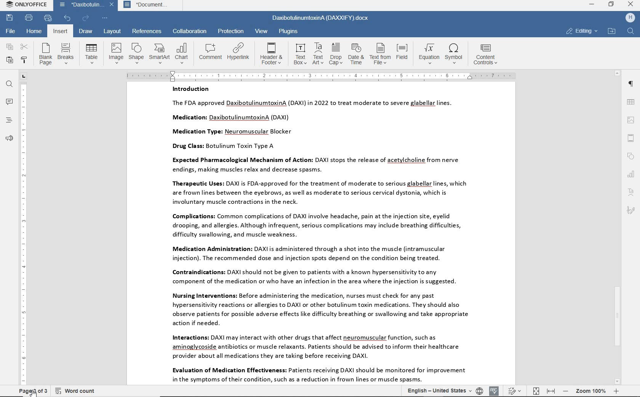 The width and height of the screenshot is (640, 397). What do you see at coordinates (318, 54) in the screenshot?
I see `text art` at bounding box center [318, 54].